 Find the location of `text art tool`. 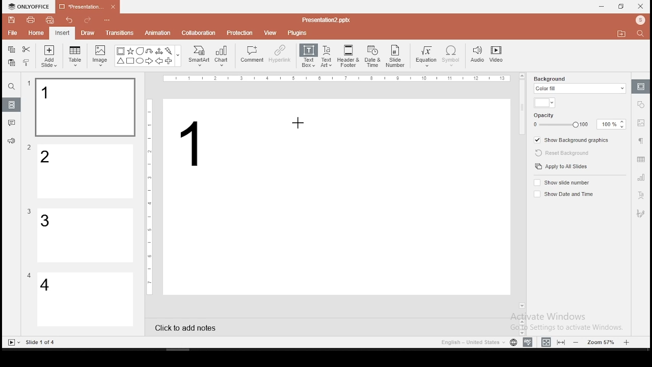

text art tool is located at coordinates (640, 196).